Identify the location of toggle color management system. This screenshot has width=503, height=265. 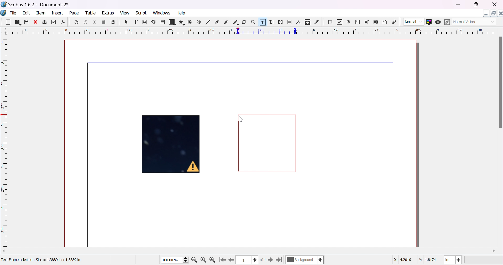
(429, 22).